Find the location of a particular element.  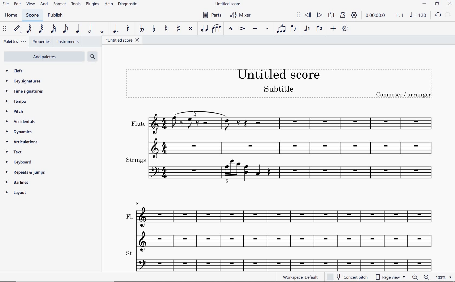

WHOLE NOTE is located at coordinates (102, 32).